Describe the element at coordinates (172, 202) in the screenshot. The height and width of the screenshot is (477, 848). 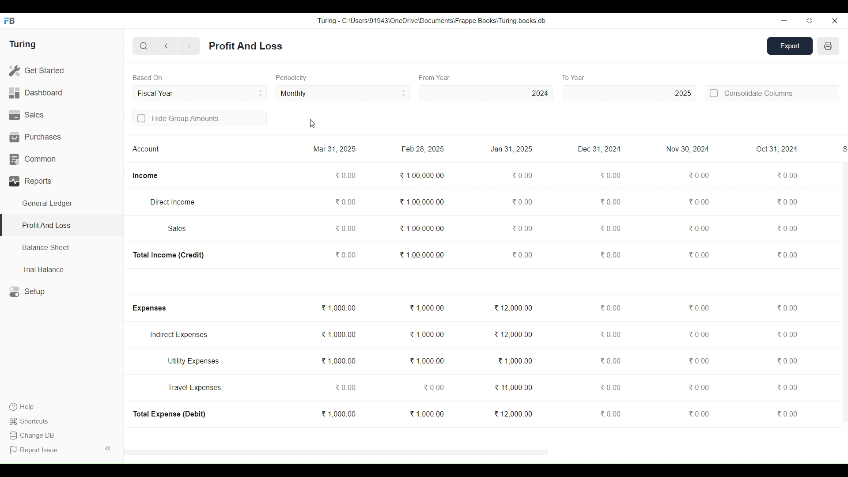
I see `Direct Income` at that location.